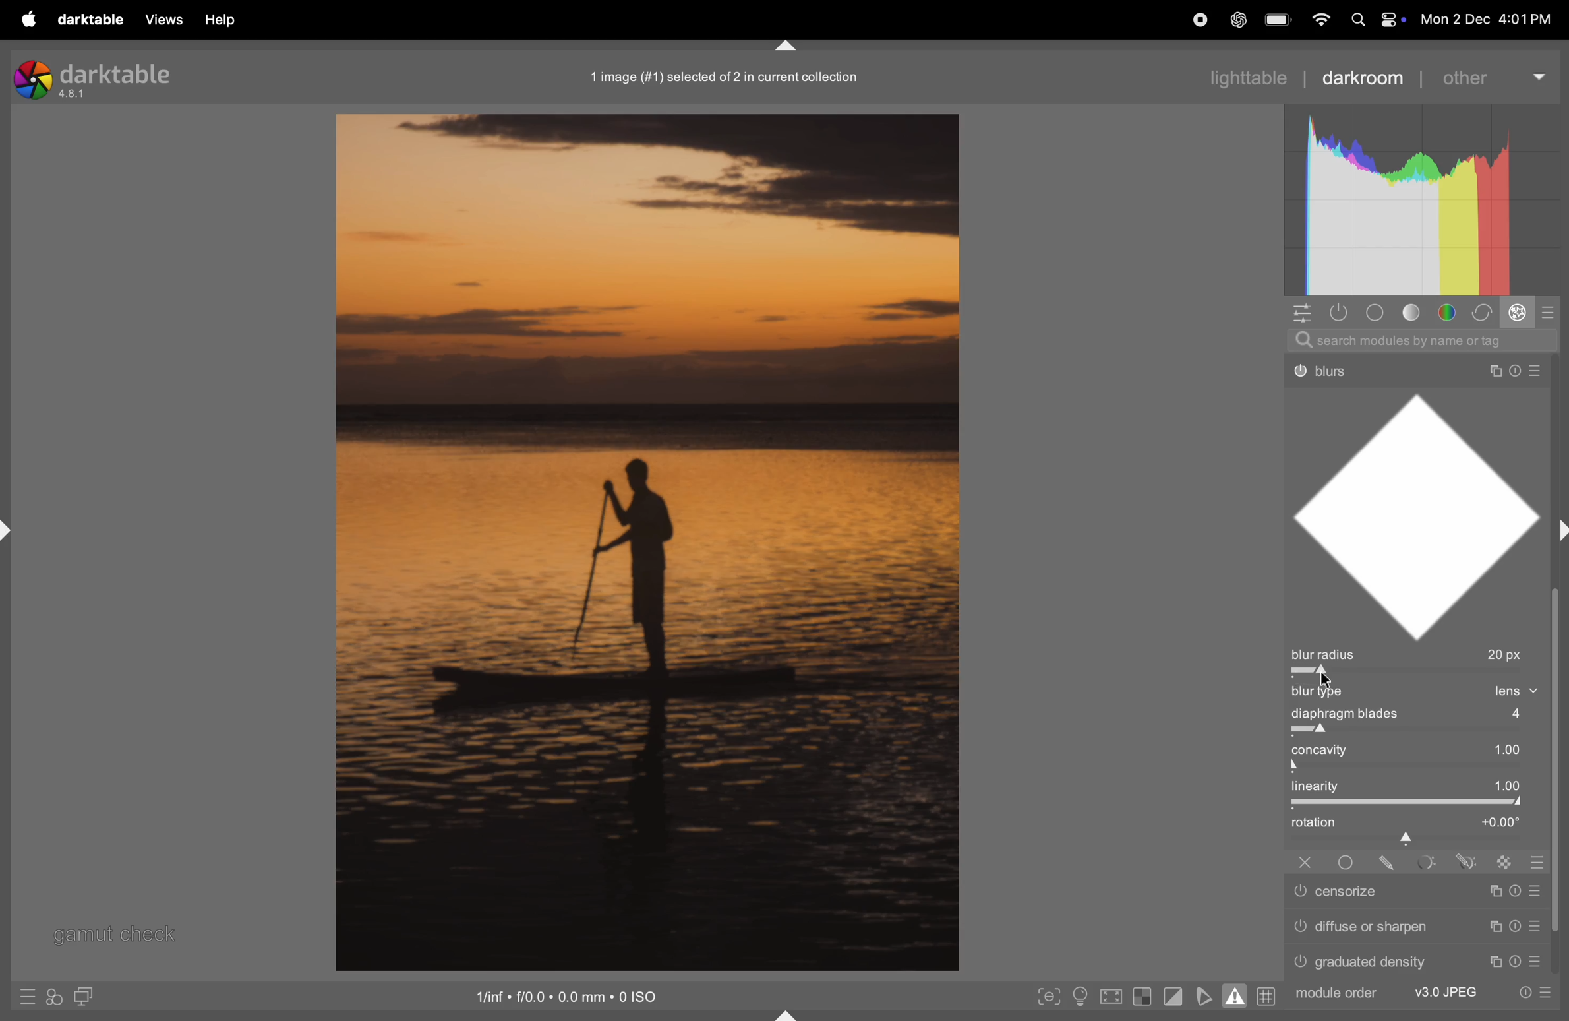  I want to click on toggle soft proffing, so click(1202, 995).